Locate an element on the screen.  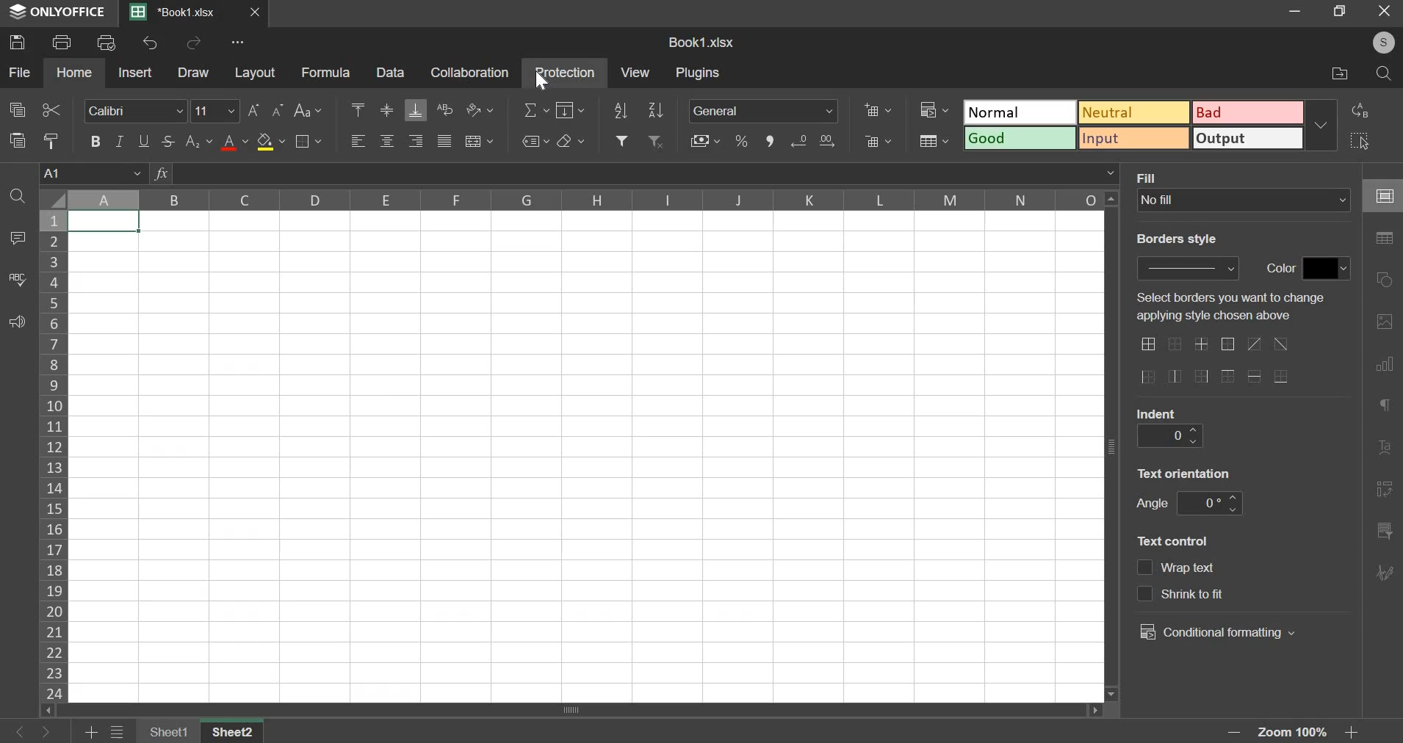
spelling is located at coordinates (18, 279).